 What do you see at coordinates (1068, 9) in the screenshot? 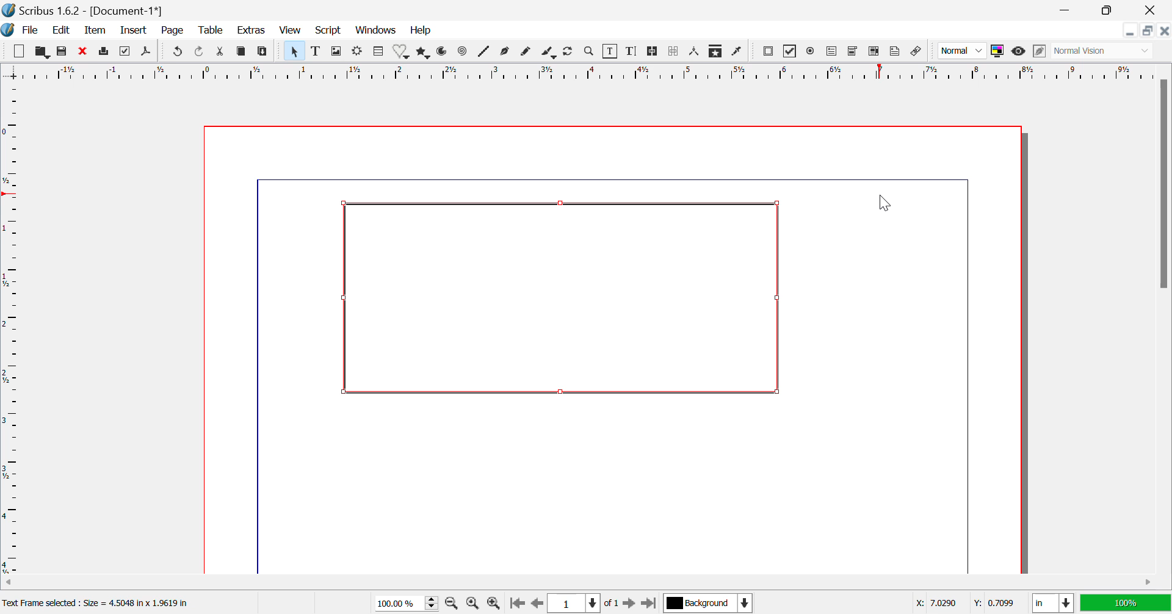
I see `Restore Down` at bounding box center [1068, 9].